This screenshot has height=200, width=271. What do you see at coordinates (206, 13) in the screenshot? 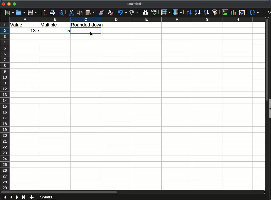
I see `descending` at bounding box center [206, 13].